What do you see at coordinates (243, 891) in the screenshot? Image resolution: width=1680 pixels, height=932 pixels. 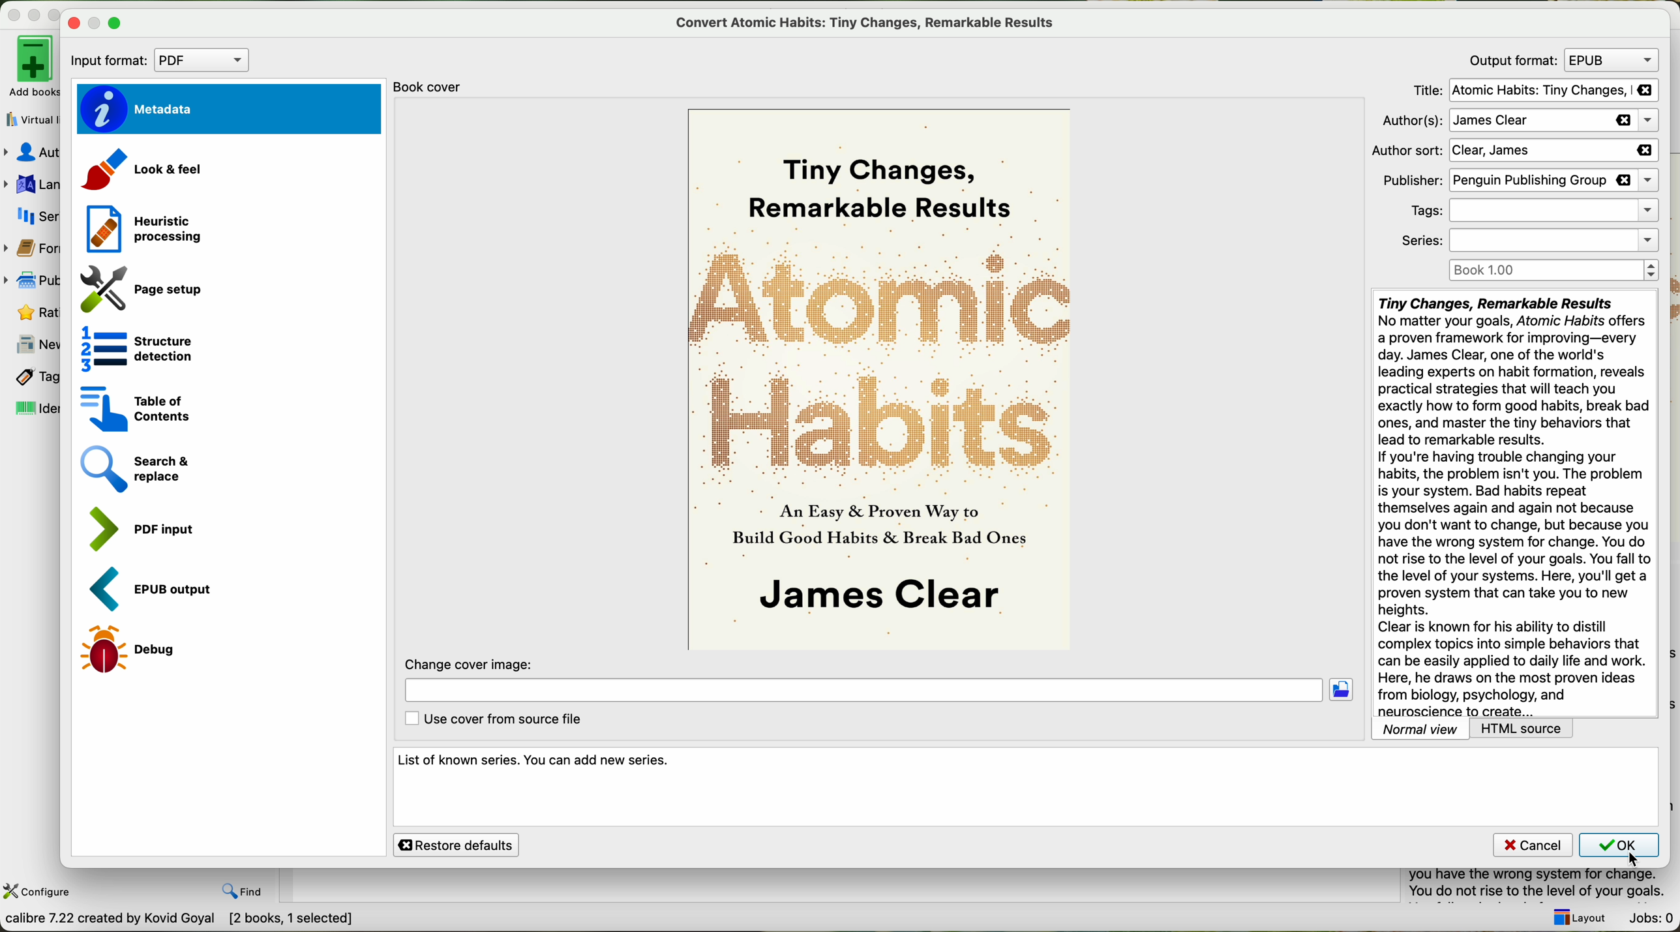 I see `find` at bounding box center [243, 891].